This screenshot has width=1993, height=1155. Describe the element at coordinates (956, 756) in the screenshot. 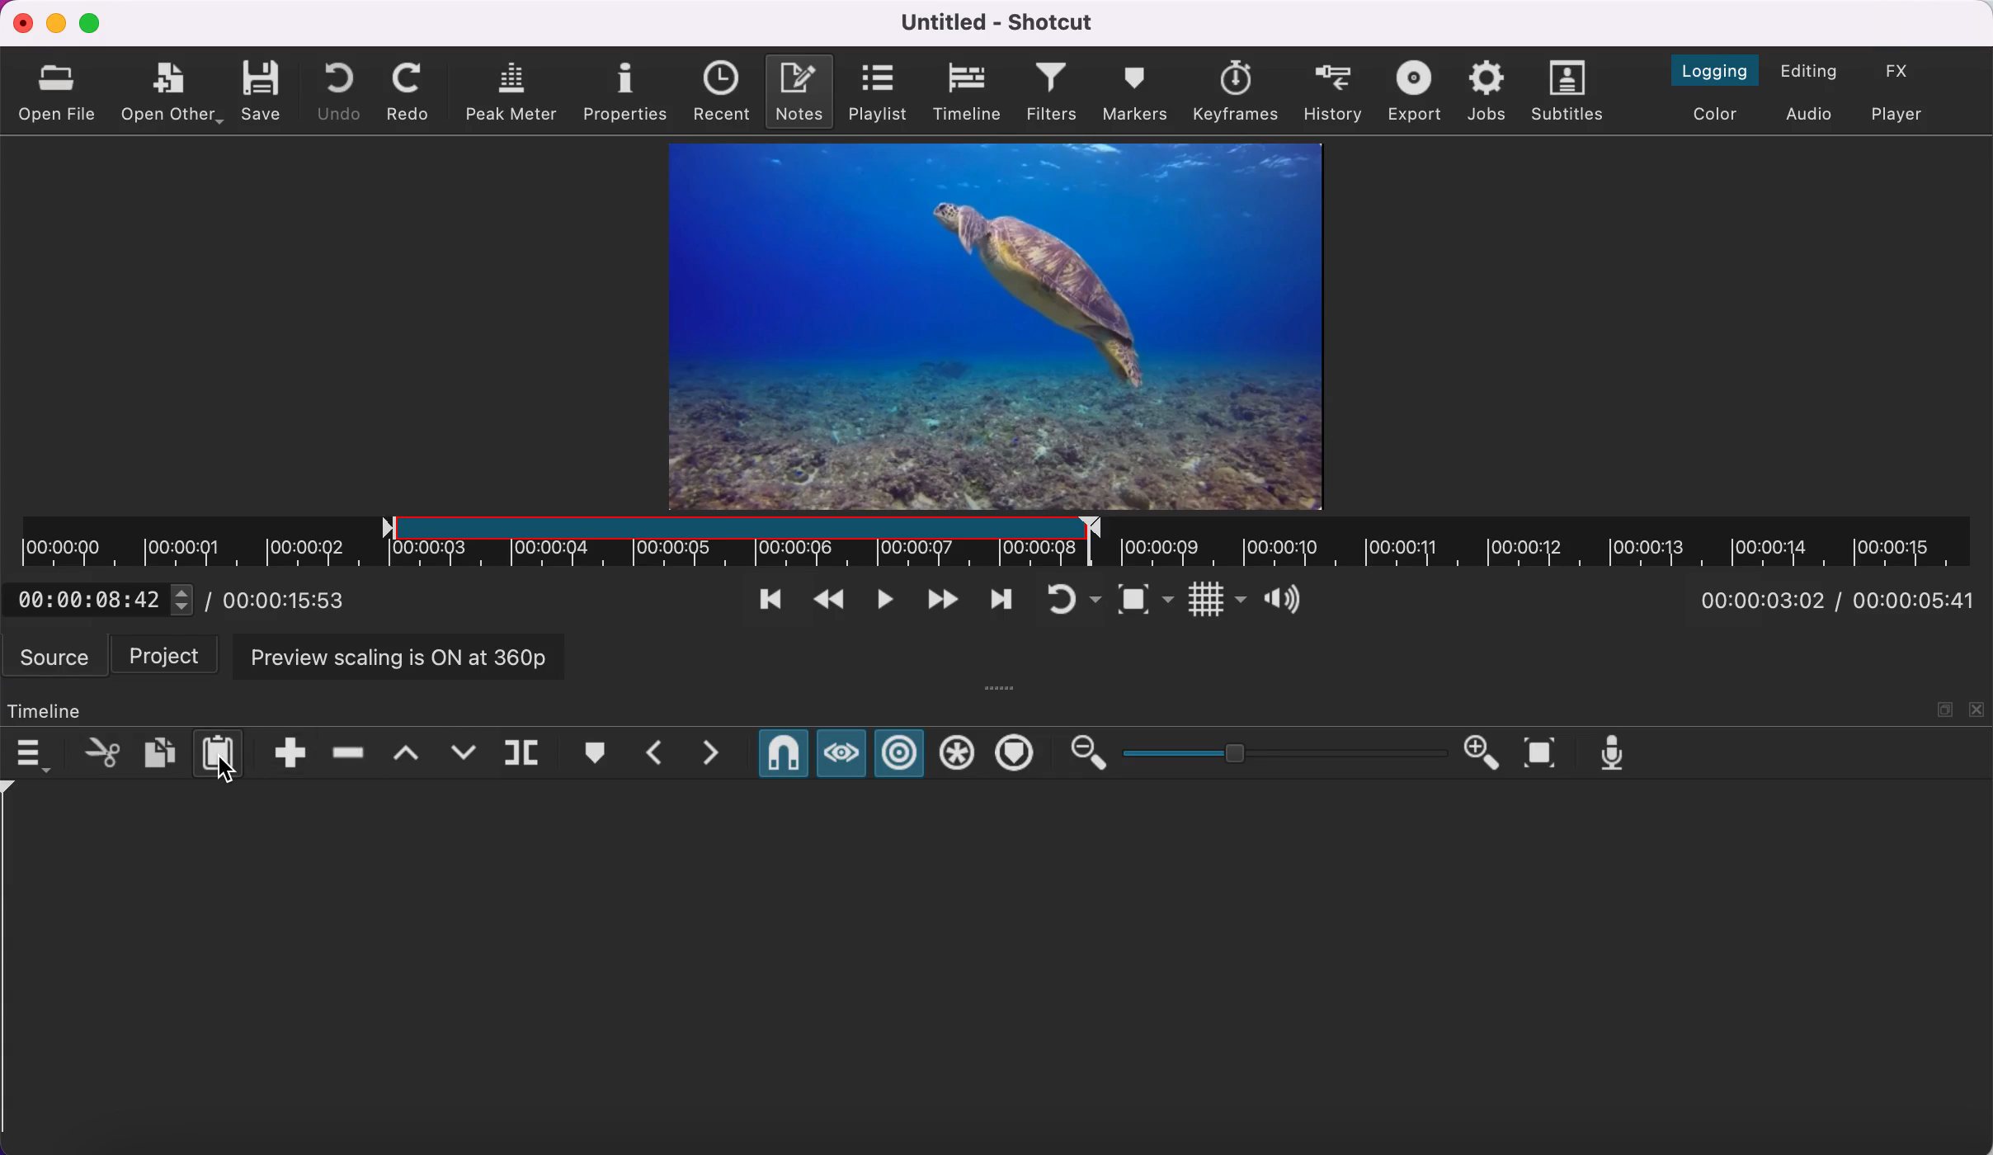

I see `ripple all tracks` at that location.